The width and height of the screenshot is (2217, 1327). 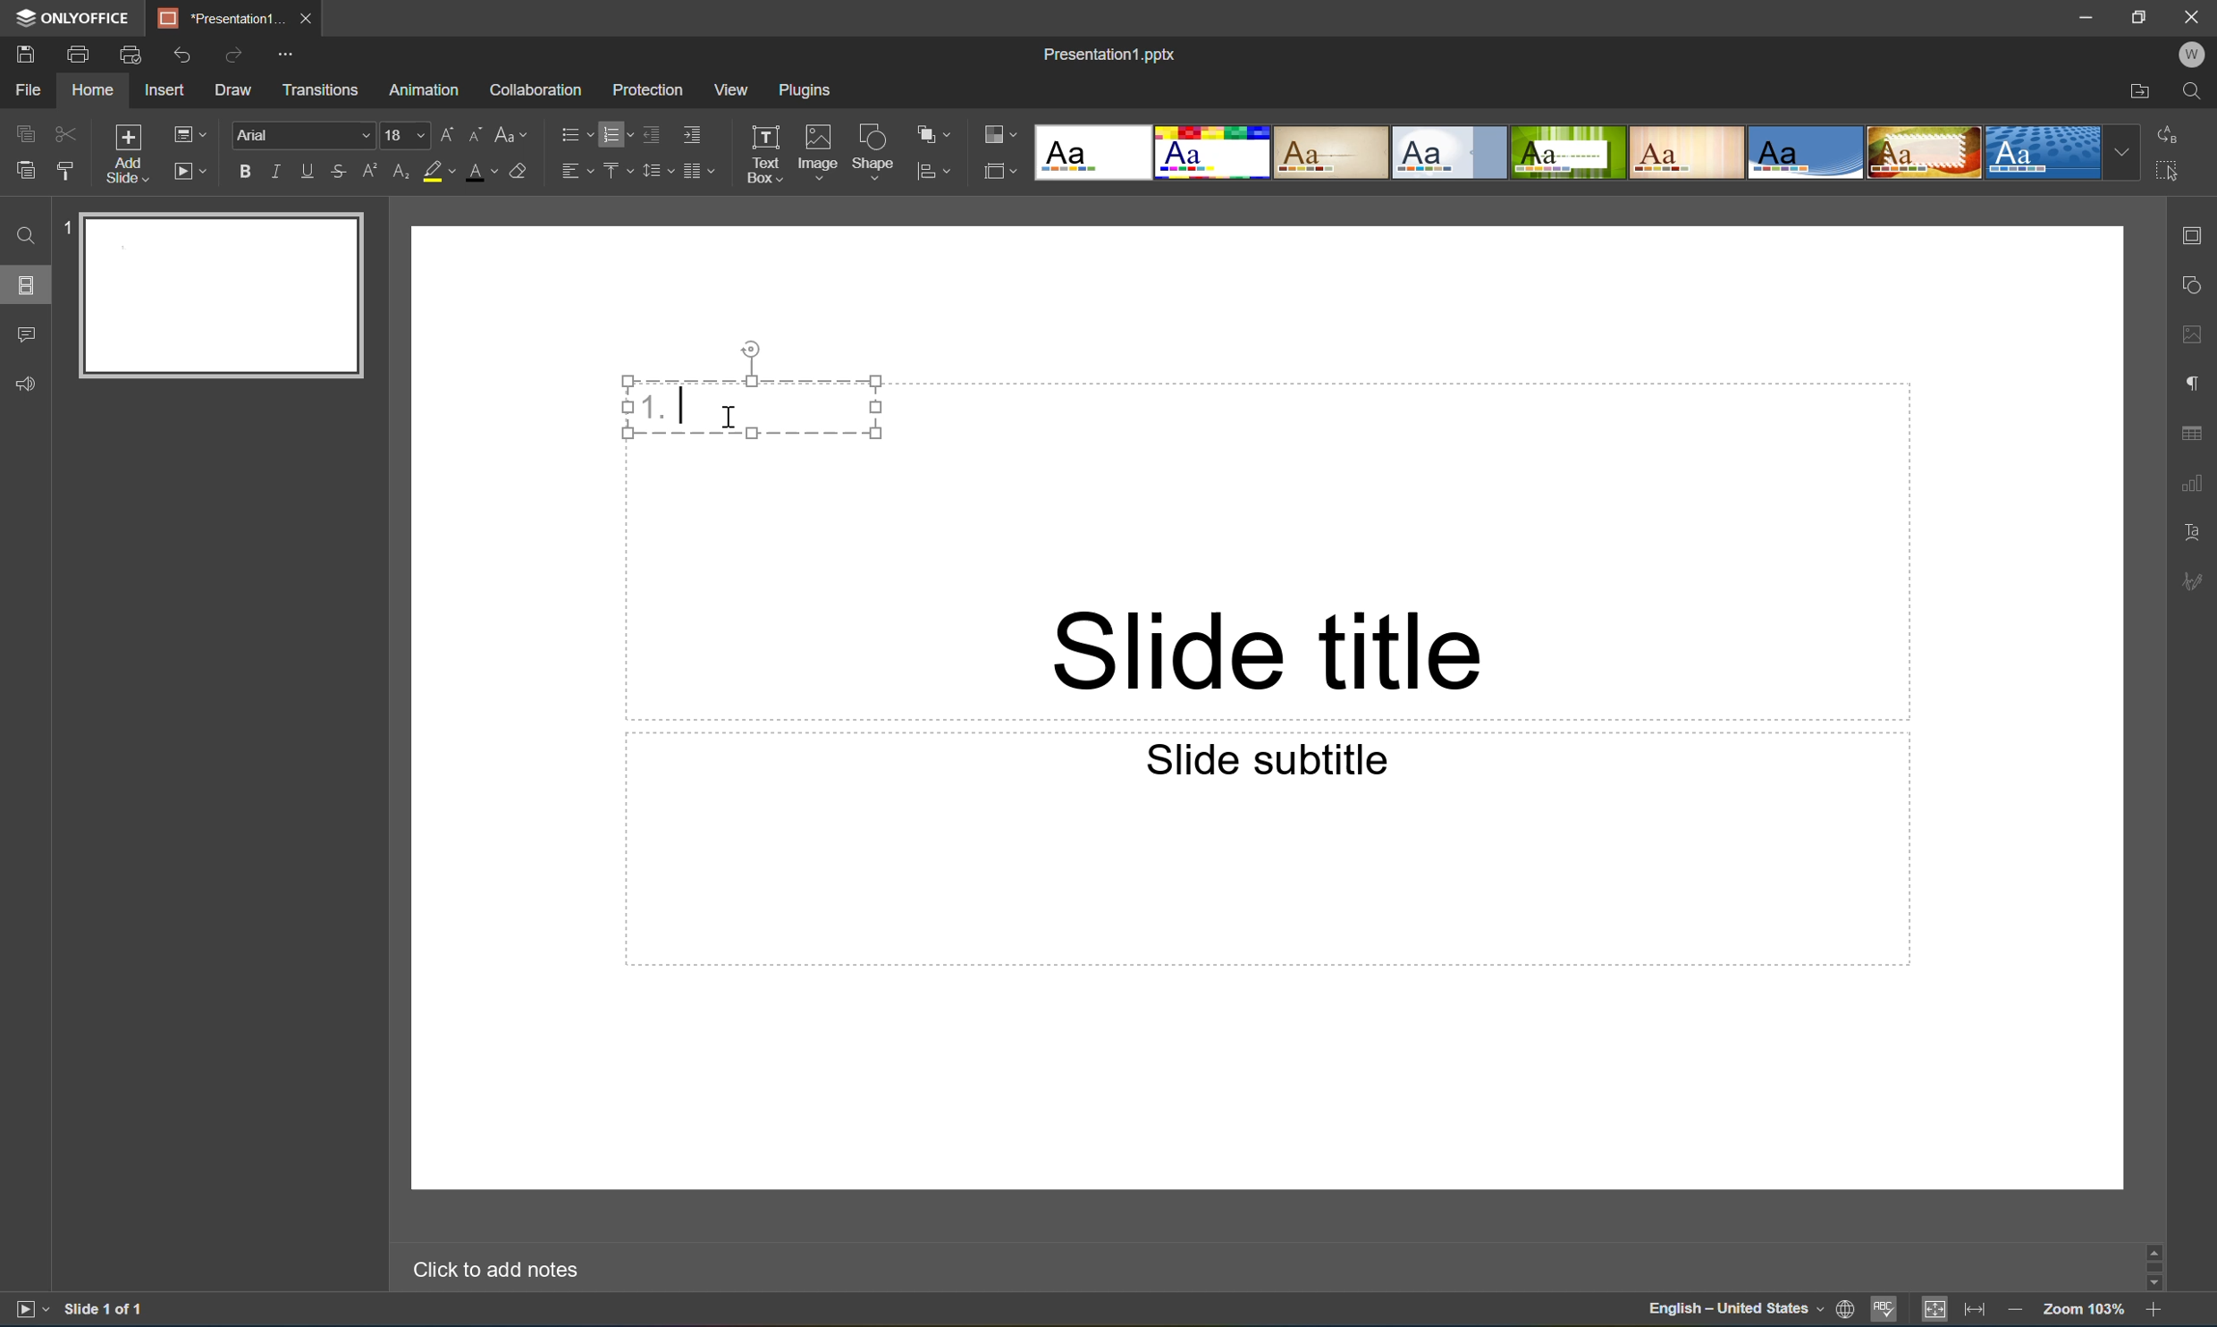 I want to click on Signature settings, so click(x=2196, y=581).